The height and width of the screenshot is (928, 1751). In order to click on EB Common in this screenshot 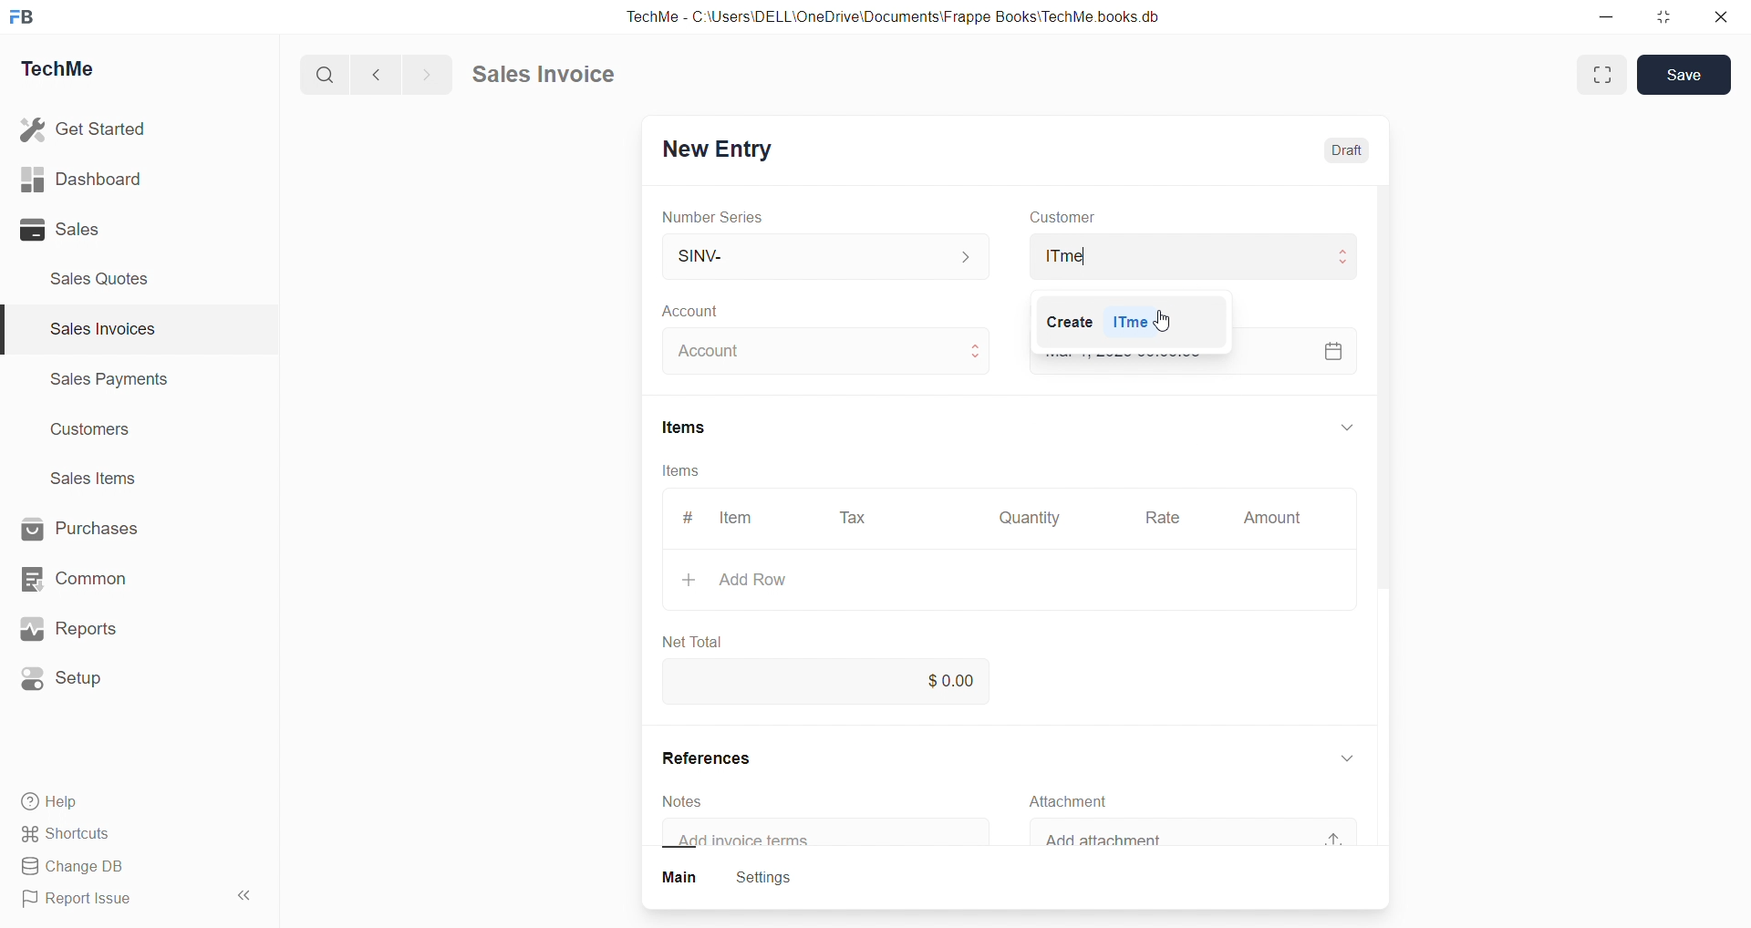, I will do `click(92, 578)`.